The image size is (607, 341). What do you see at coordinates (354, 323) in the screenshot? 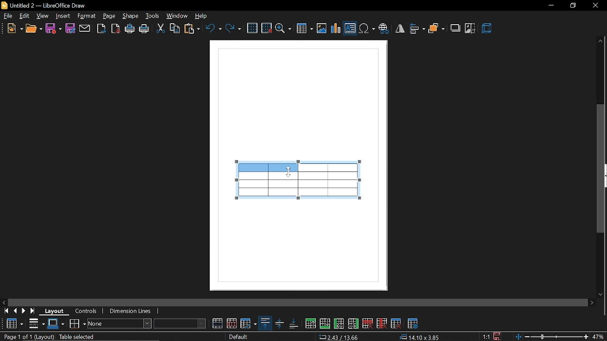
I see `insert column after` at bounding box center [354, 323].